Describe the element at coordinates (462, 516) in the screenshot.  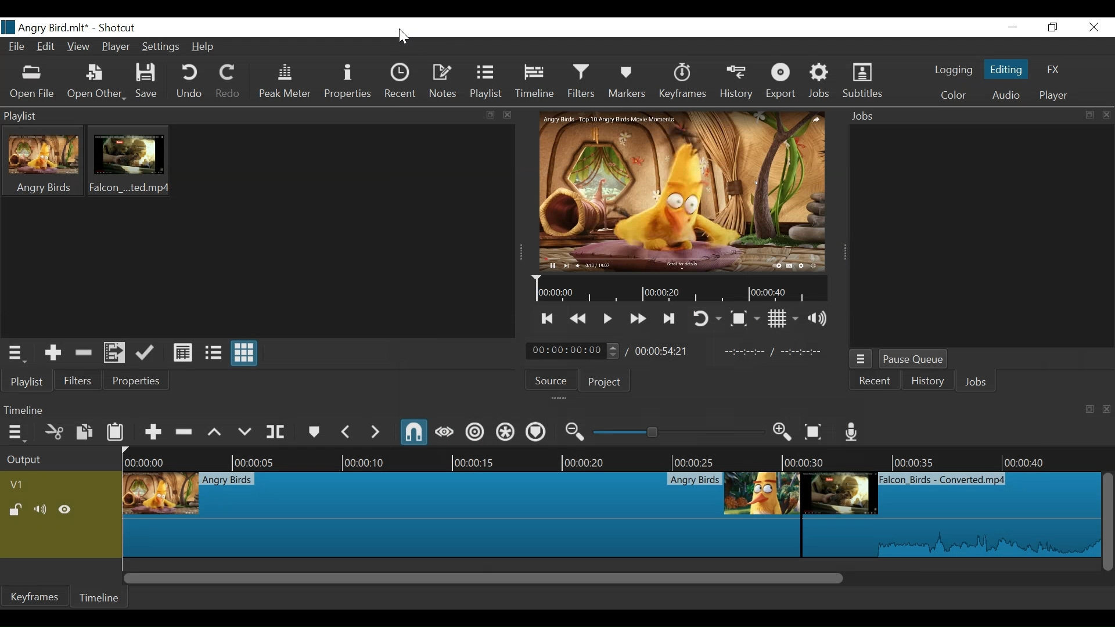
I see `Clip` at that location.